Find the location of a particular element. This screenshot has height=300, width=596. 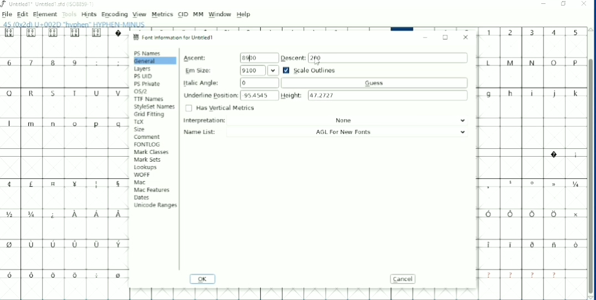

View is located at coordinates (140, 14).